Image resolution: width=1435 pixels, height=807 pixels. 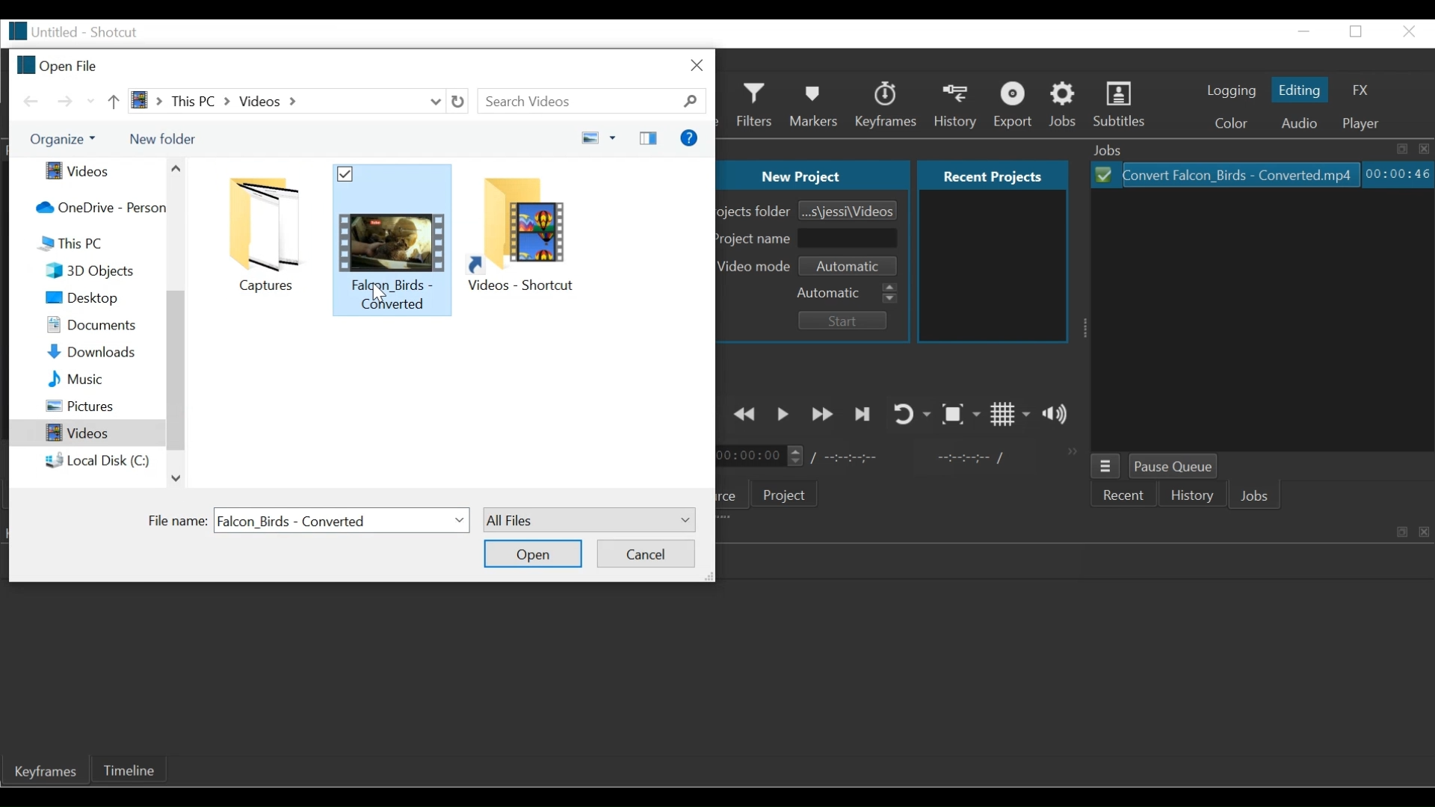 What do you see at coordinates (1016, 107) in the screenshot?
I see `Export` at bounding box center [1016, 107].